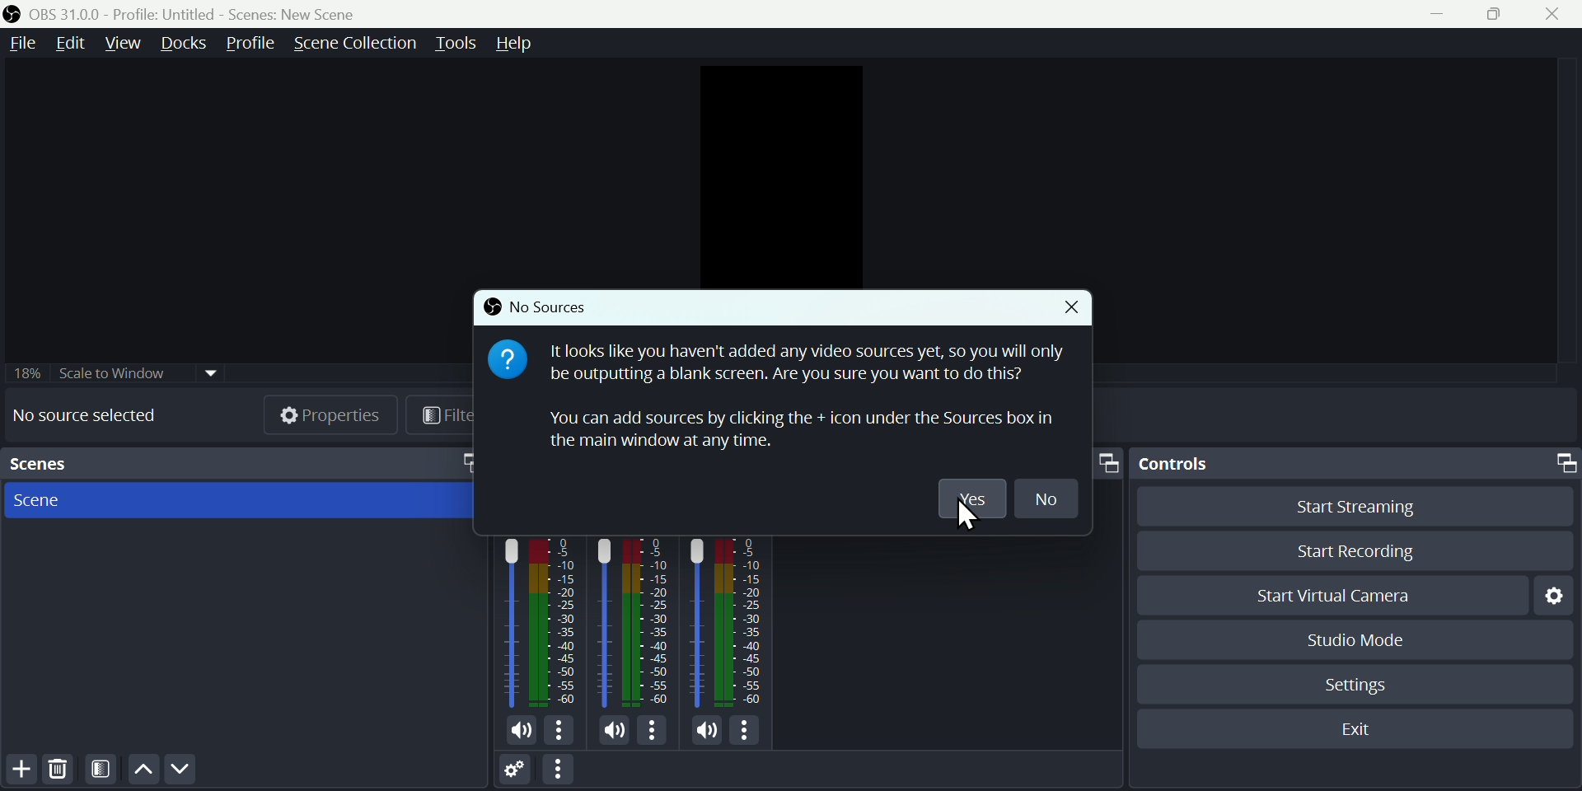 The height and width of the screenshot is (791, 1582). I want to click on help, so click(510, 41).